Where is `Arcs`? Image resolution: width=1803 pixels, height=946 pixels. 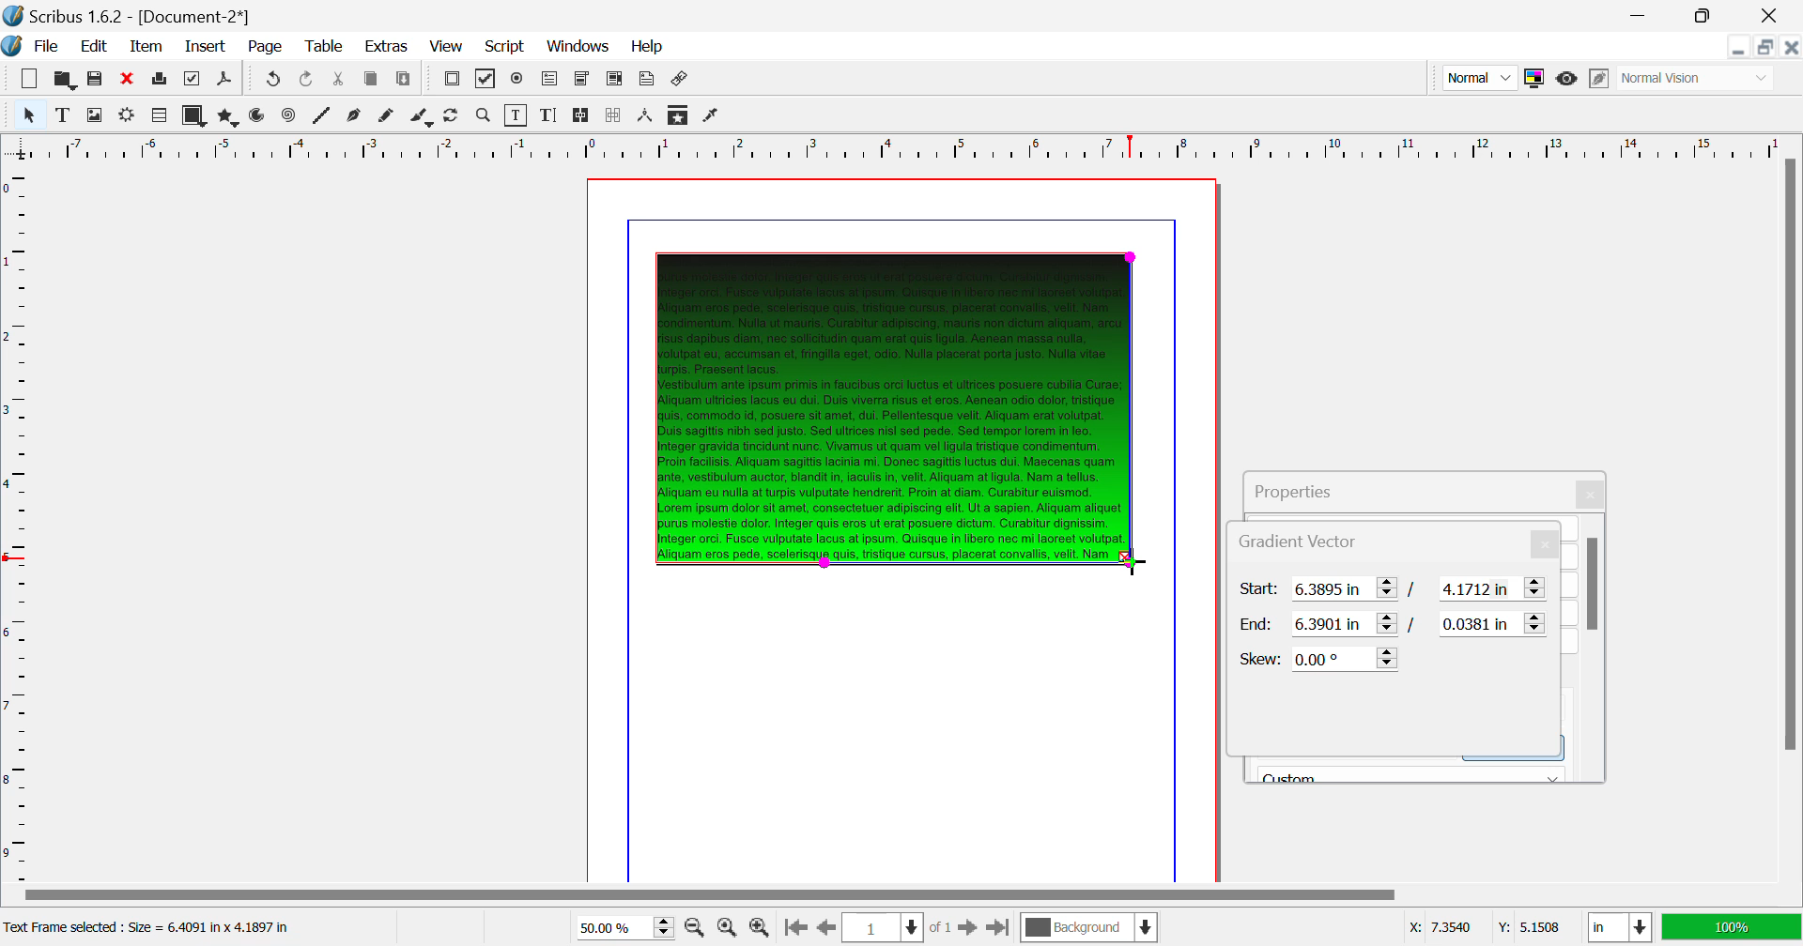 Arcs is located at coordinates (259, 117).